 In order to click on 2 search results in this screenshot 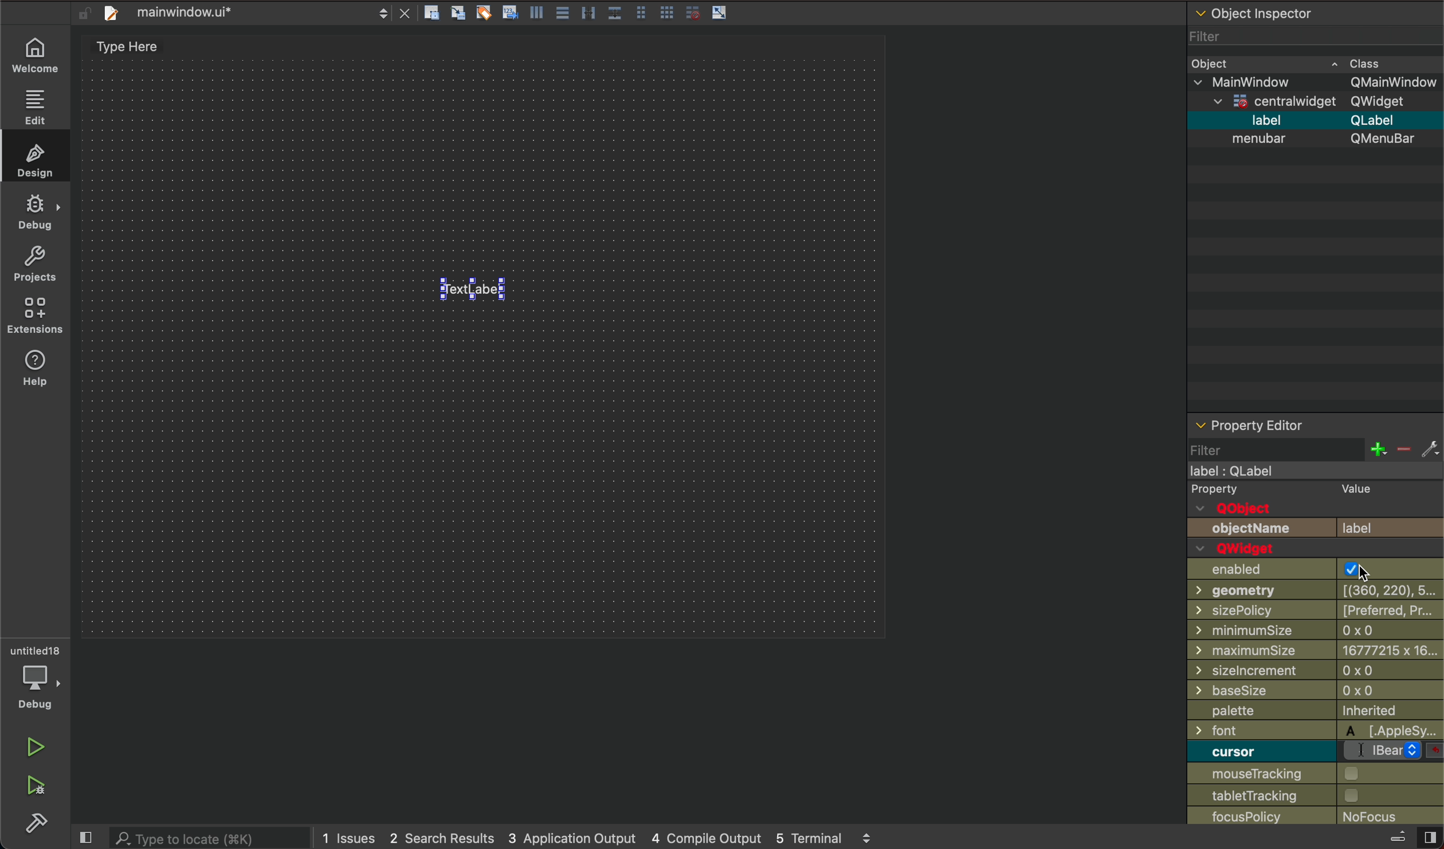, I will do `click(440, 834)`.